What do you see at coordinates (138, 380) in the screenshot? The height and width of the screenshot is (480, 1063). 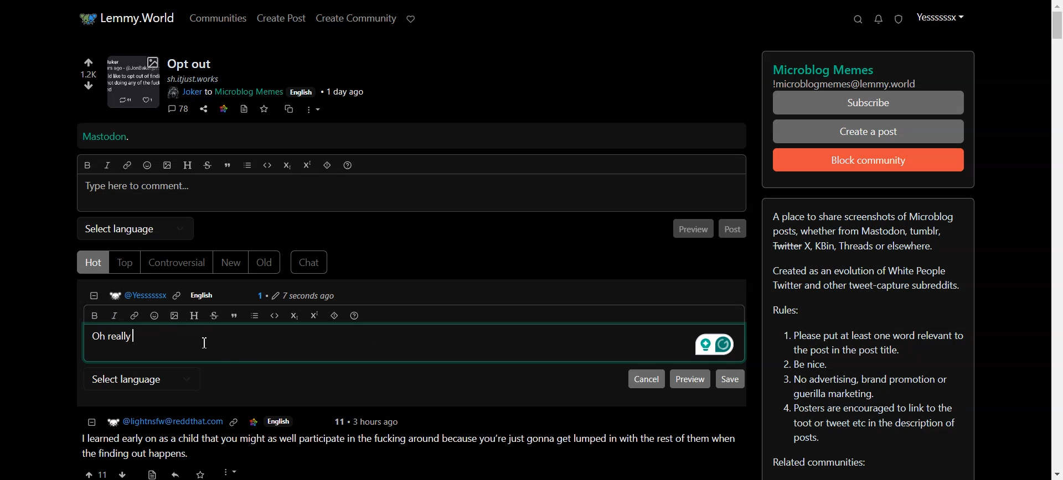 I see `select language` at bounding box center [138, 380].